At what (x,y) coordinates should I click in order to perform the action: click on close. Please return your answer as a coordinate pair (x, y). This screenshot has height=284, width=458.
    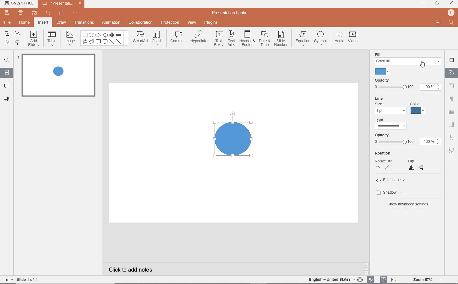
    Looking at the image, I should click on (451, 4).